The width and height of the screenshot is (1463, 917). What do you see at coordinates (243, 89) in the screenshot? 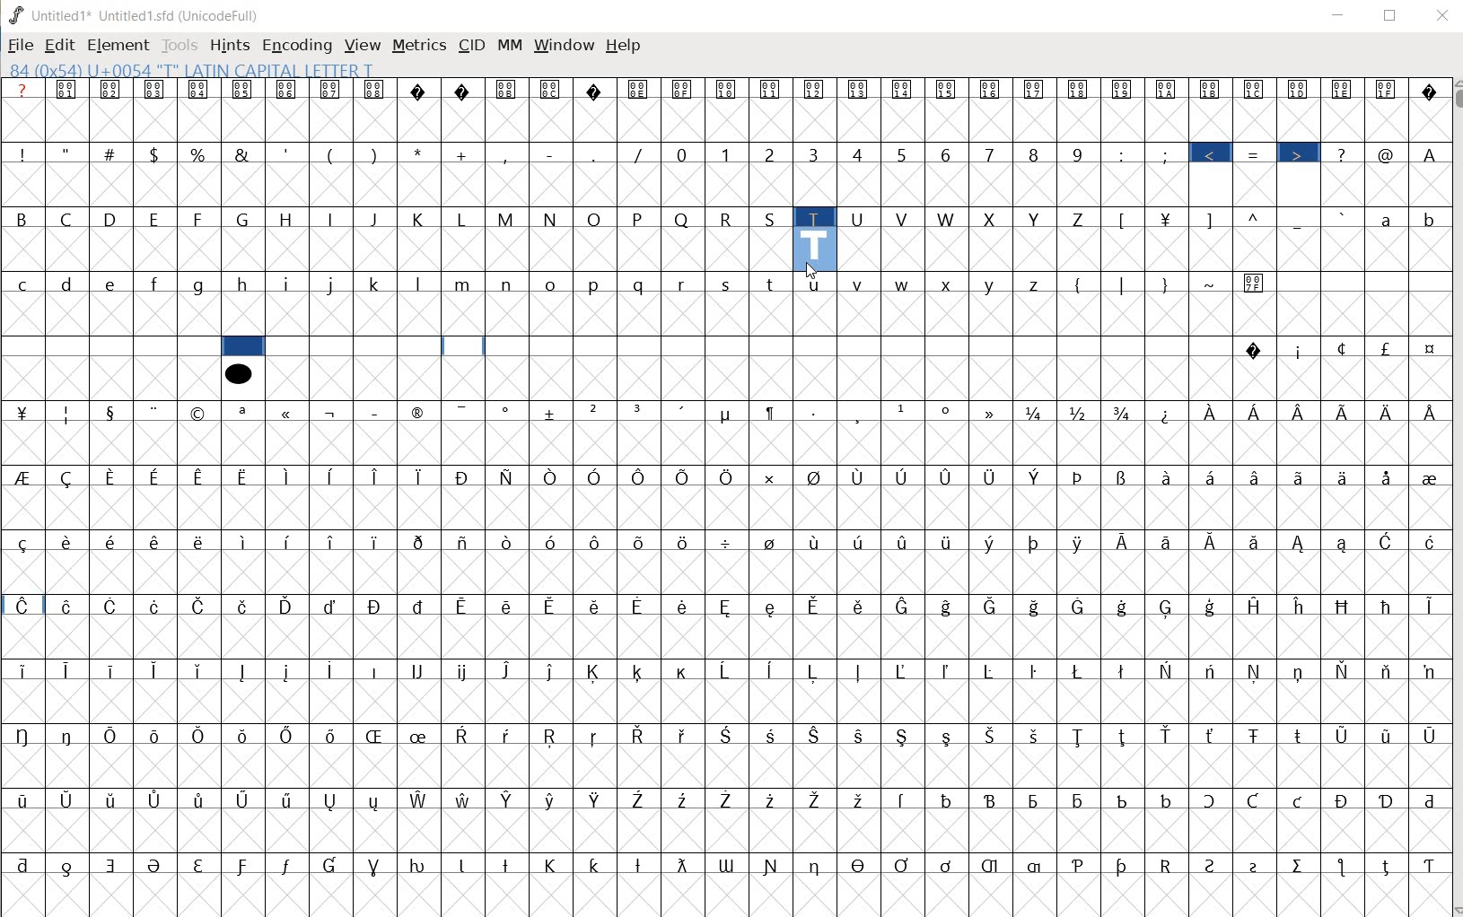
I see `Symbol` at bounding box center [243, 89].